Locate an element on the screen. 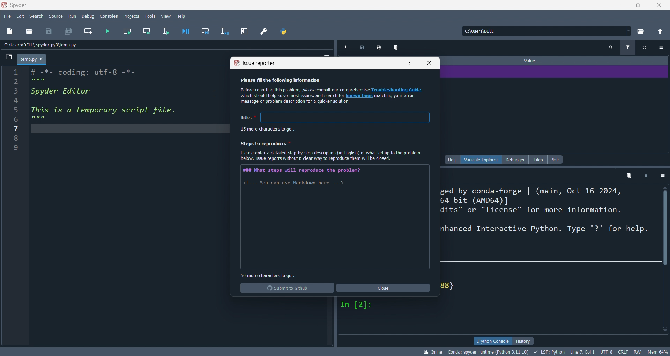  report issue title bar is located at coordinates (256, 63).